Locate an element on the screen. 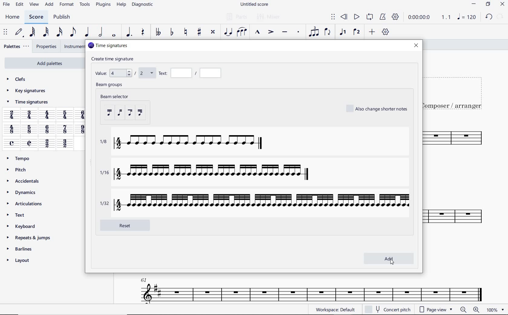  EDIT is located at coordinates (20, 5).